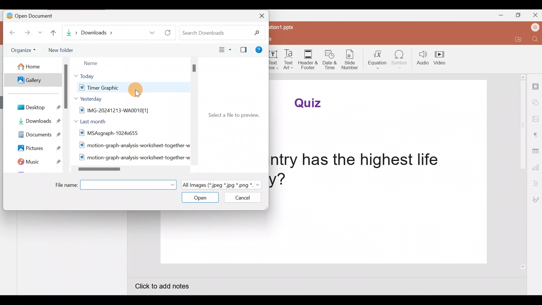  What do you see at coordinates (536, 86) in the screenshot?
I see `Slide settings` at bounding box center [536, 86].